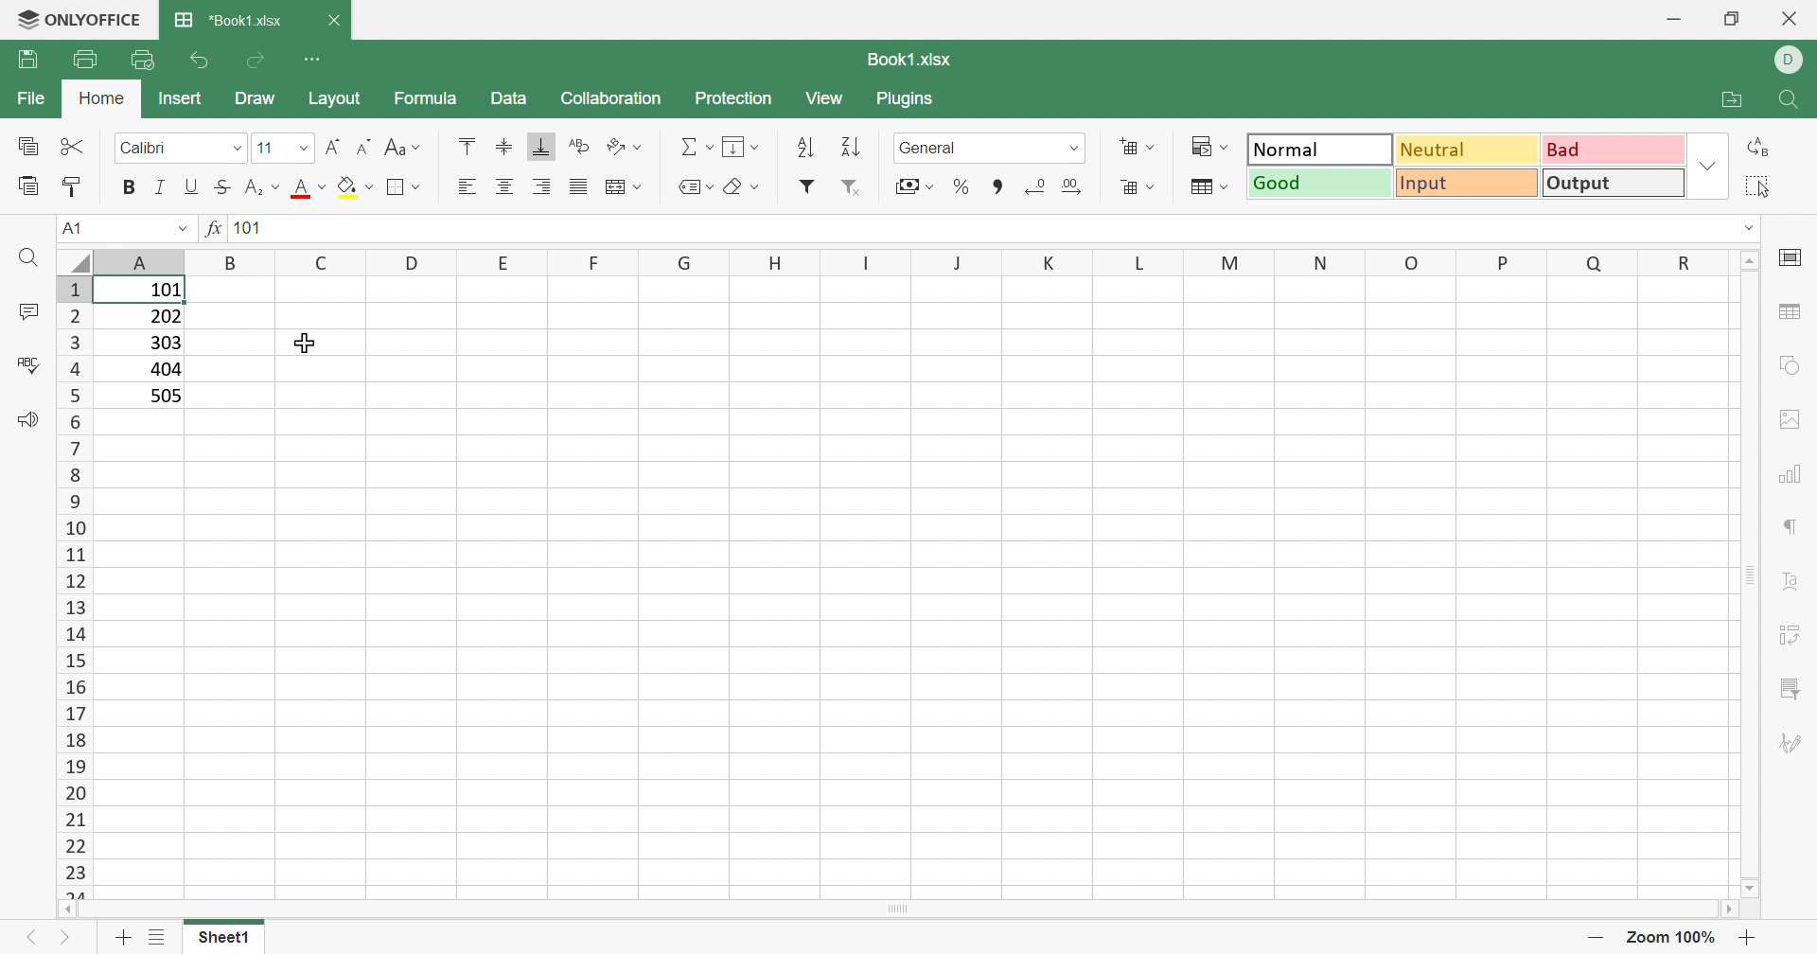 The width and height of the screenshot is (1817, 954). What do you see at coordinates (66, 941) in the screenshot?
I see `Next` at bounding box center [66, 941].